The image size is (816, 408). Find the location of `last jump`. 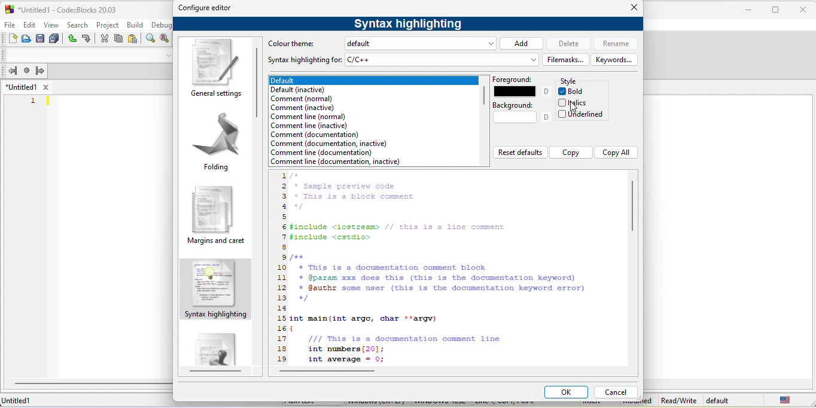

last jump is located at coordinates (27, 70).